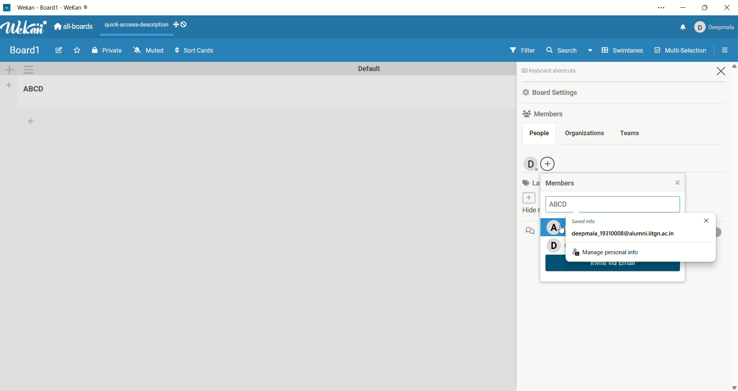  Describe the element at coordinates (73, 26) in the screenshot. I see `all boards` at that location.